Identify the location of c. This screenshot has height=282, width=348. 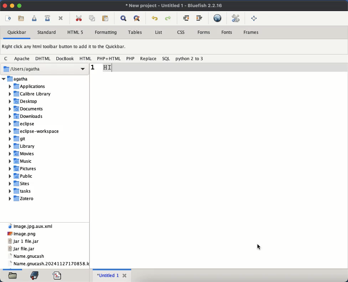
(7, 59).